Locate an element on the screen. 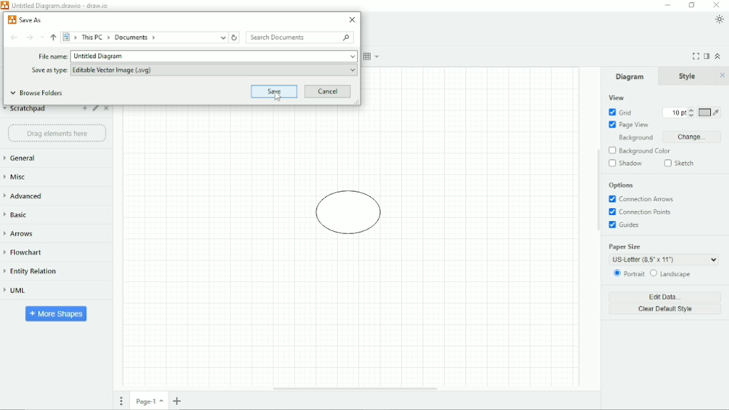 The height and width of the screenshot is (410, 729). Cancel is located at coordinates (330, 92).